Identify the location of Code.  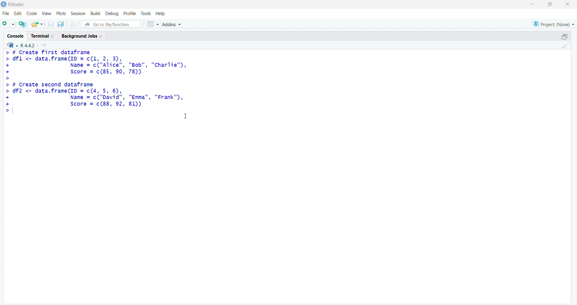
(32, 13).